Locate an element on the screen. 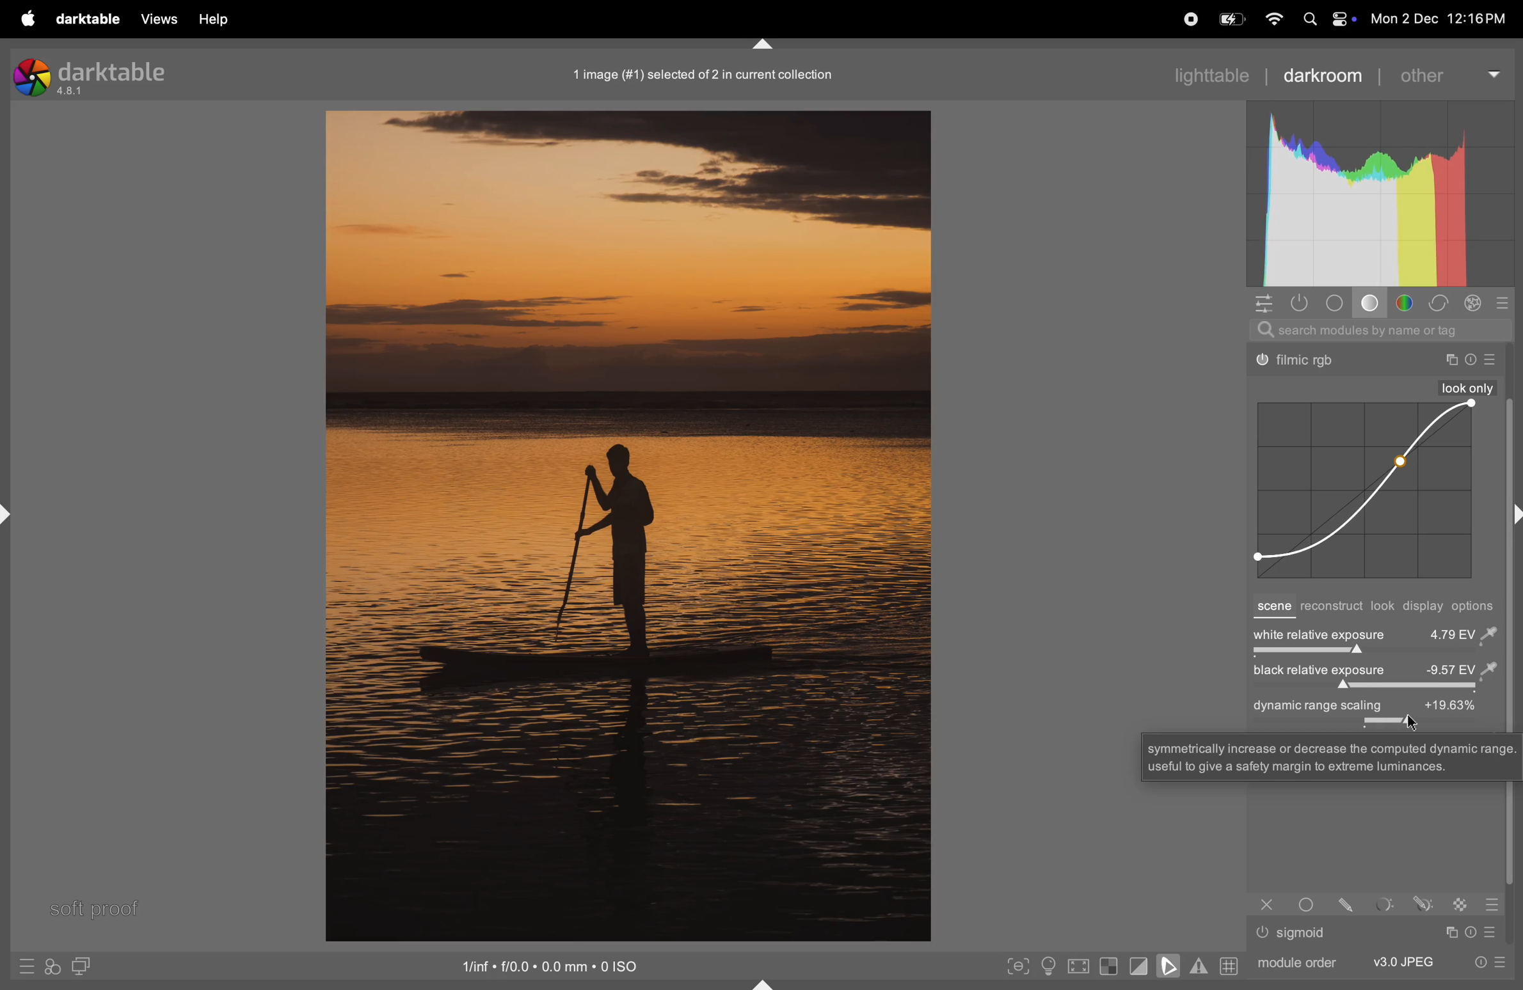 The height and width of the screenshot is (990, 1523). 1 image in current position is located at coordinates (699, 74).